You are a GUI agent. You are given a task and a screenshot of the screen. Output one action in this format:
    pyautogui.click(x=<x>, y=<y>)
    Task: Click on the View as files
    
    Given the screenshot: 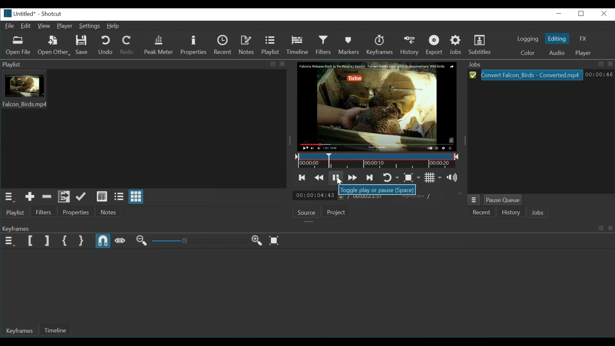 What is the action you would take?
    pyautogui.click(x=119, y=196)
    